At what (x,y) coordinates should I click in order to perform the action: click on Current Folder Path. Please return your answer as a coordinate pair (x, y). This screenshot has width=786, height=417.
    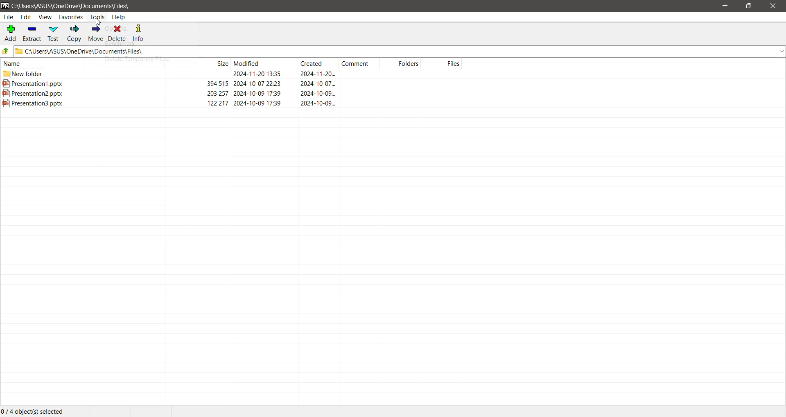
    Looking at the image, I should click on (400, 52).